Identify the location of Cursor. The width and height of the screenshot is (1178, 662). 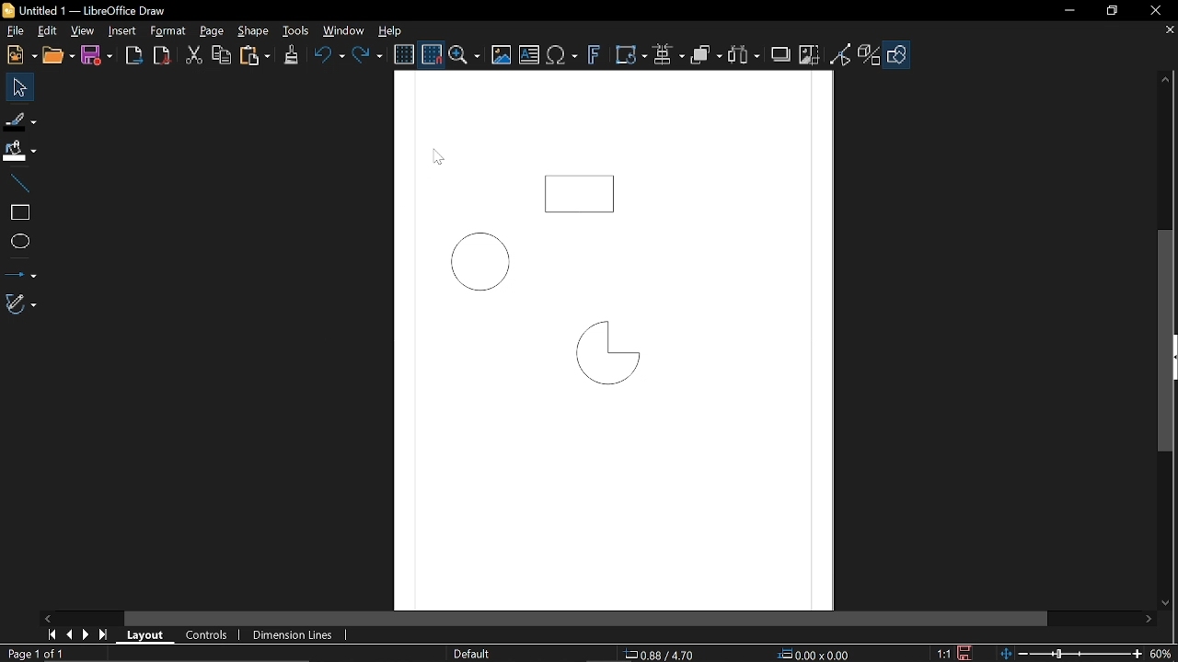
(434, 160).